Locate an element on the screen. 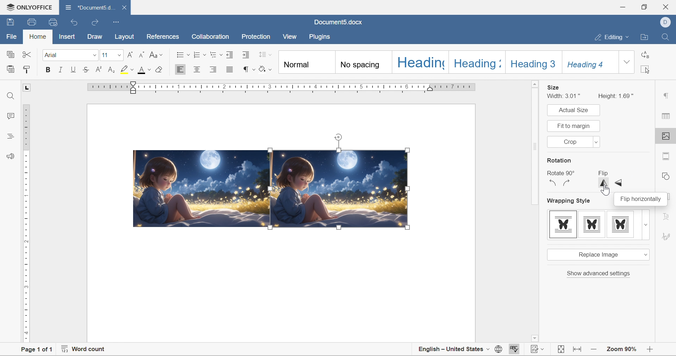  rotate clockwise is located at coordinates (567, 183).